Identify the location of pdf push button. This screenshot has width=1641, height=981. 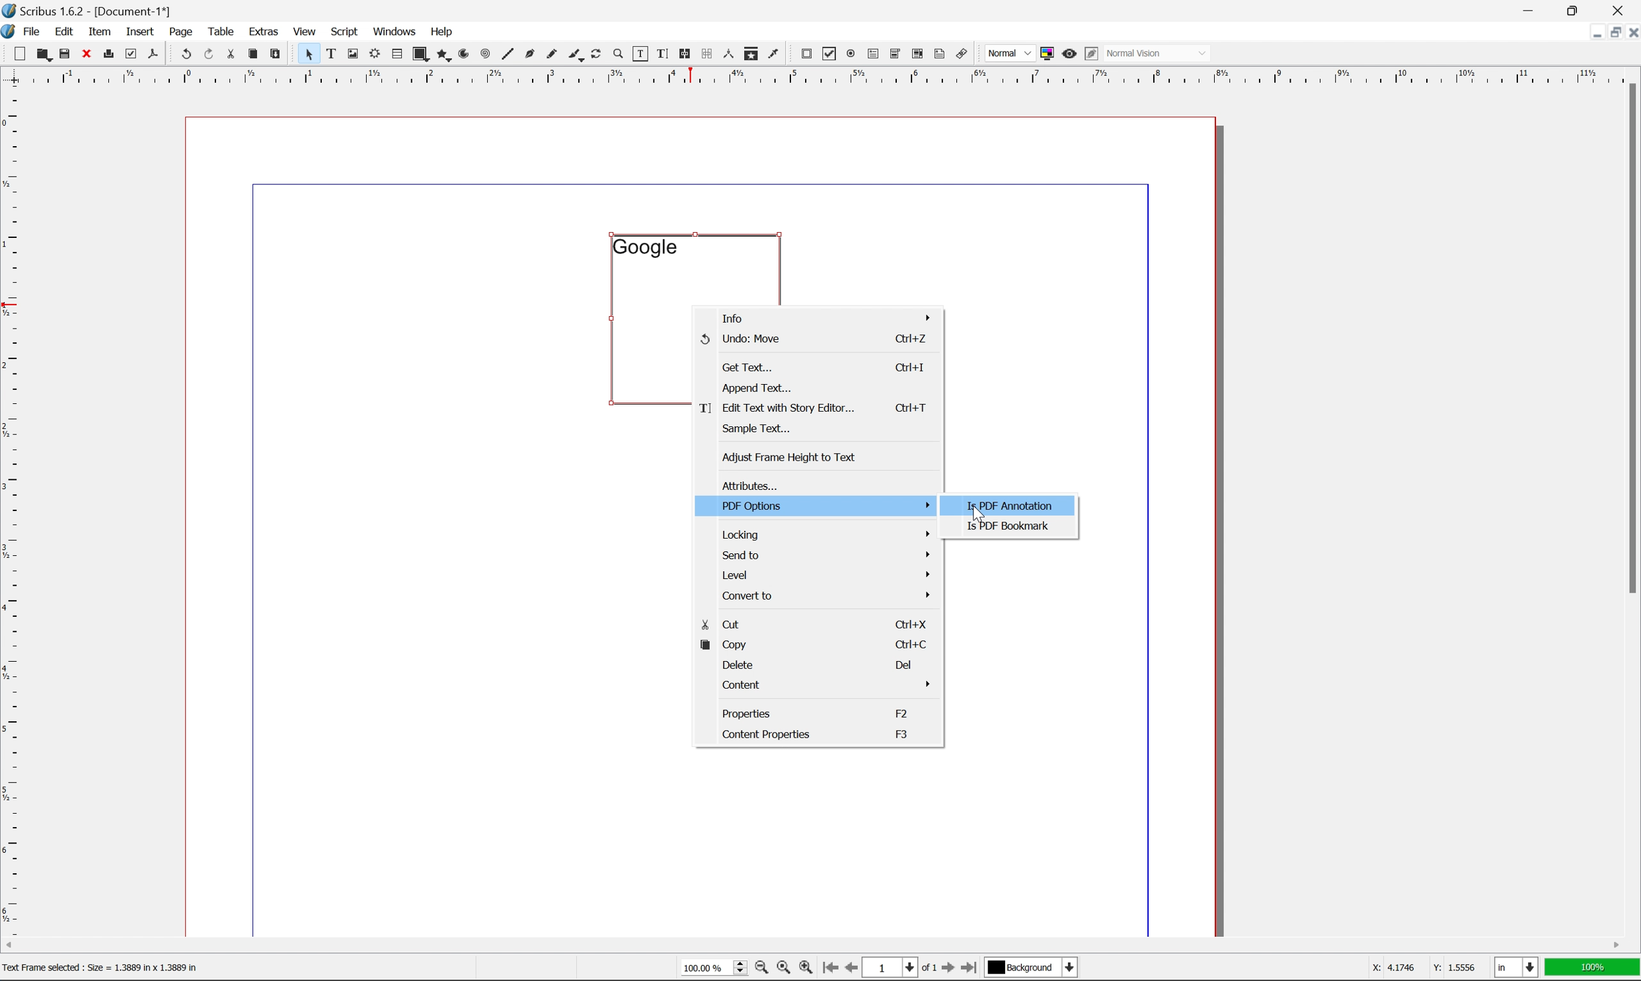
(802, 52).